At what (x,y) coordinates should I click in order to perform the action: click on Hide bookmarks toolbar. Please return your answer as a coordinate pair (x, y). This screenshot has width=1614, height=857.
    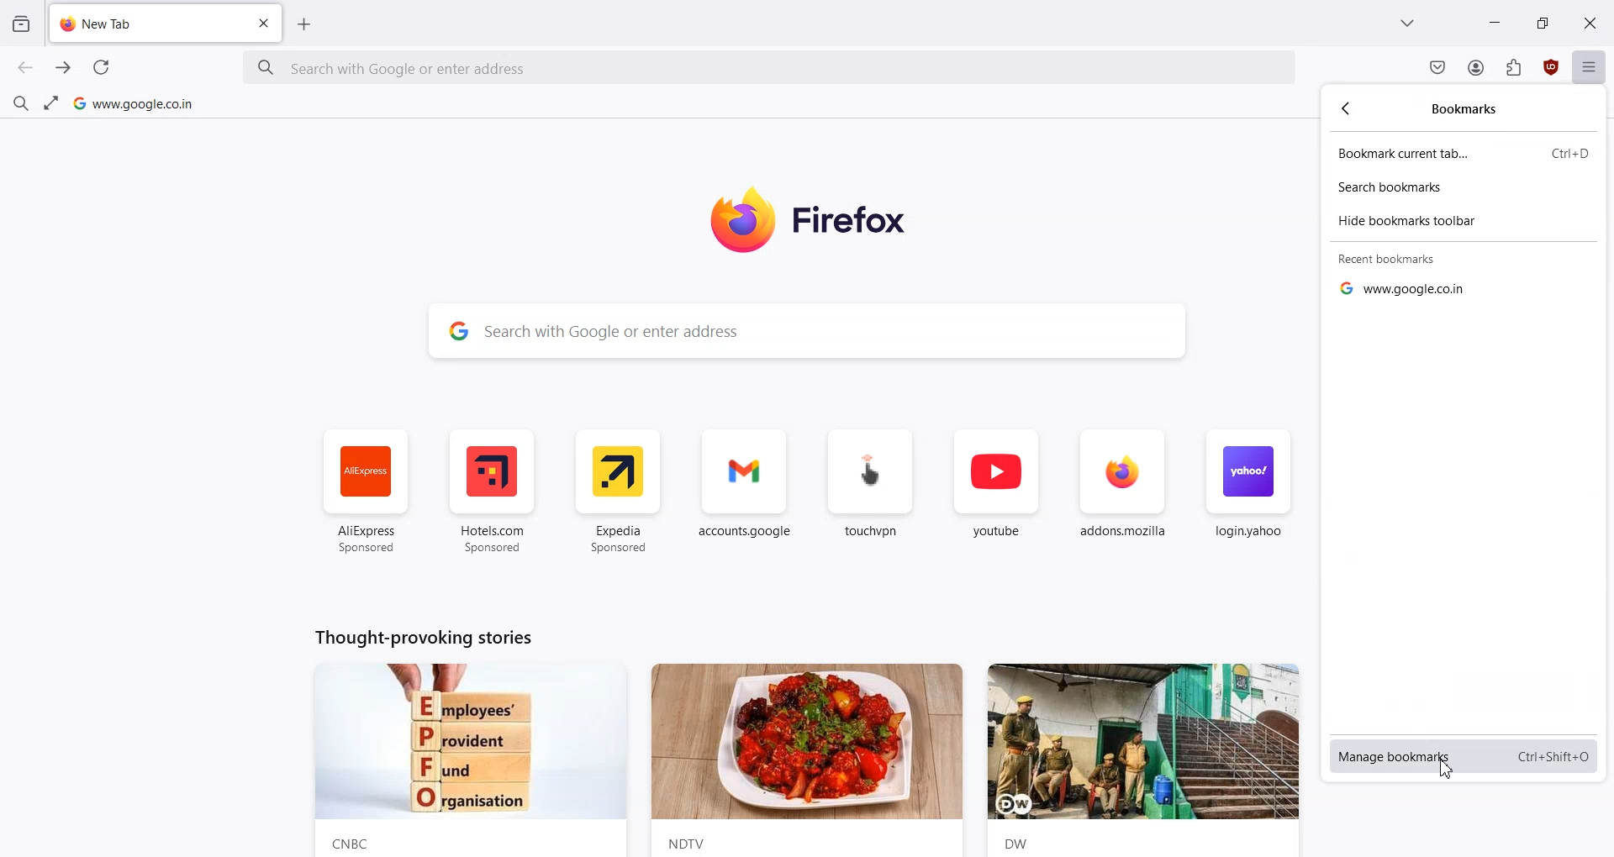
    Looking at the image, I should click on (1464, 221).